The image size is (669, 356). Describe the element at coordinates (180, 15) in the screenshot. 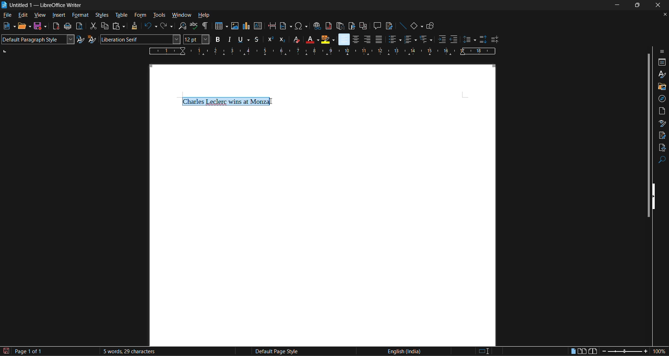

I see `window` at that location.